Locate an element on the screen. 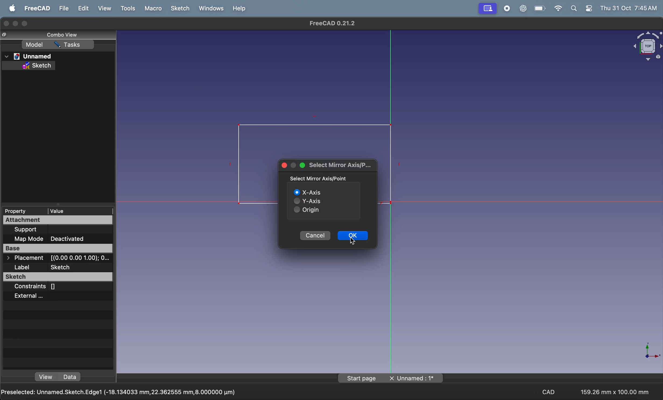 The width and height of the screenshot is (663, 400). object view is located at coordinates (644, 47).